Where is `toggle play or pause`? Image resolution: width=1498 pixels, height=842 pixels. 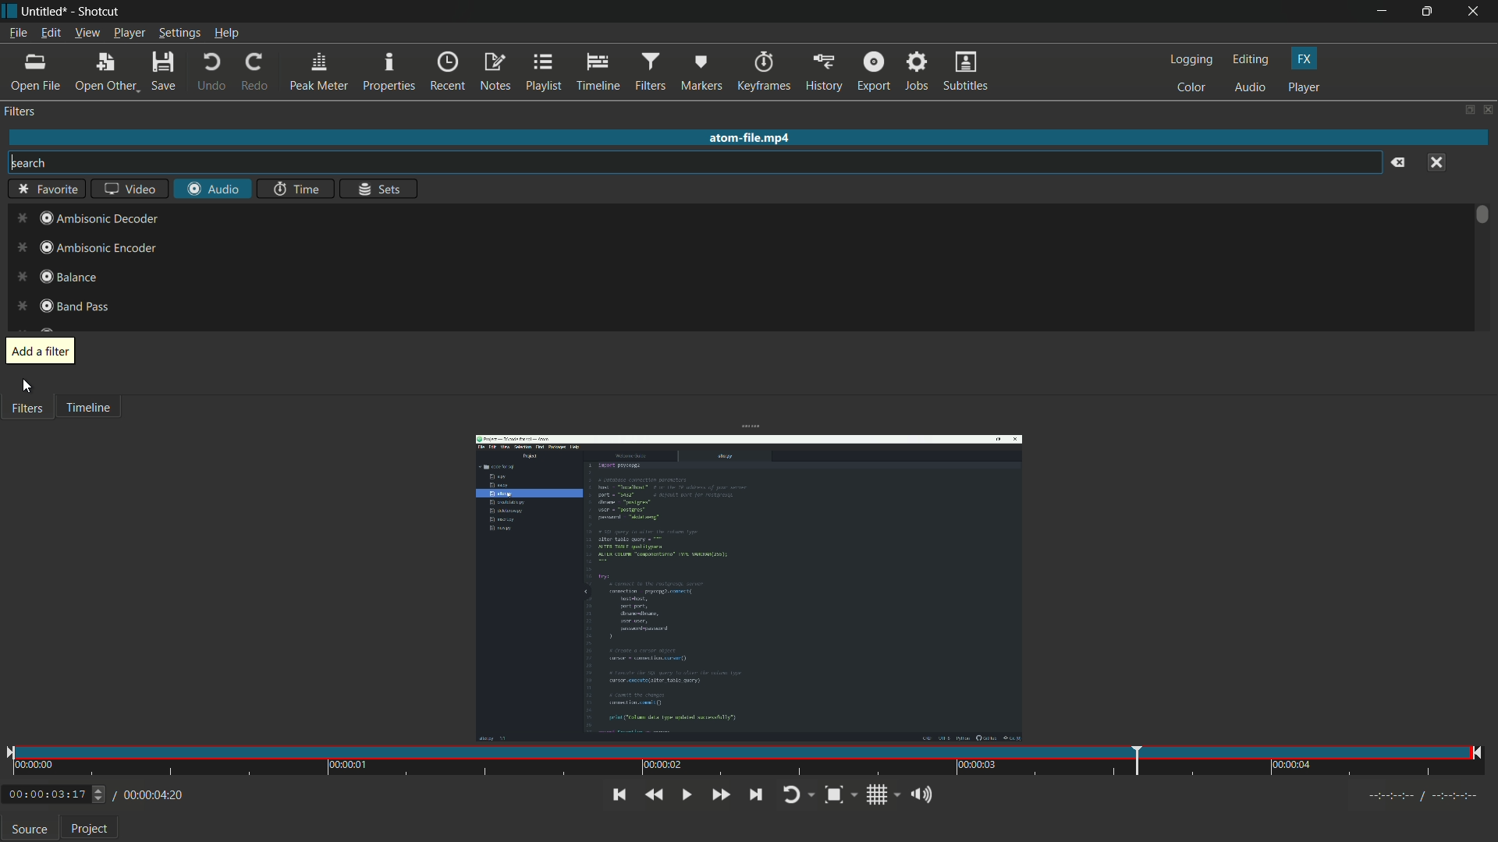 toggle play or pause is located at coordinates (684, 795).